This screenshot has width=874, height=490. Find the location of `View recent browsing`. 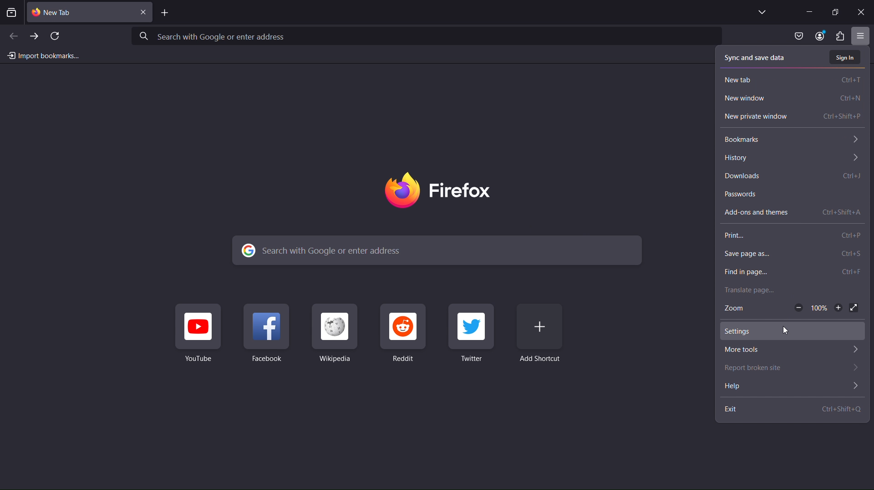

View recent browsing is located at coordinates (13, 13).